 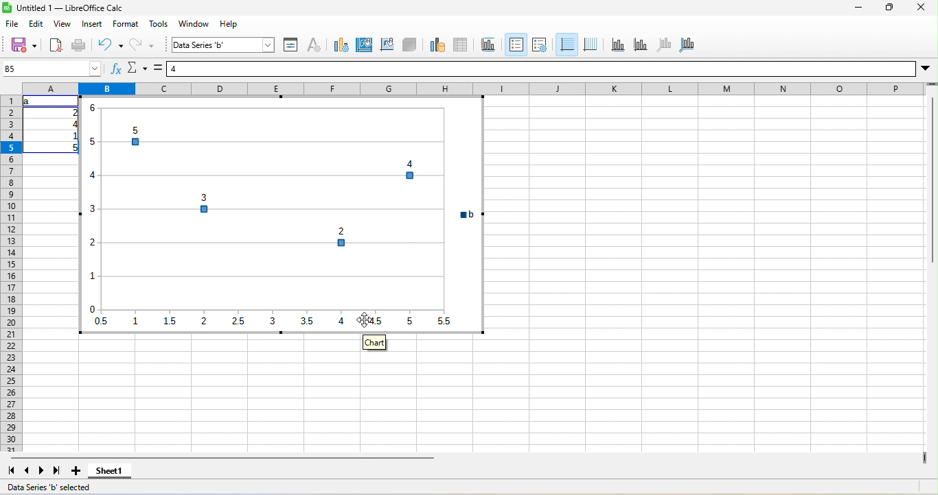 What do you see at coordinates (926, 69) in the screenshot?
I see `More options` at bounding box center [926, 69].